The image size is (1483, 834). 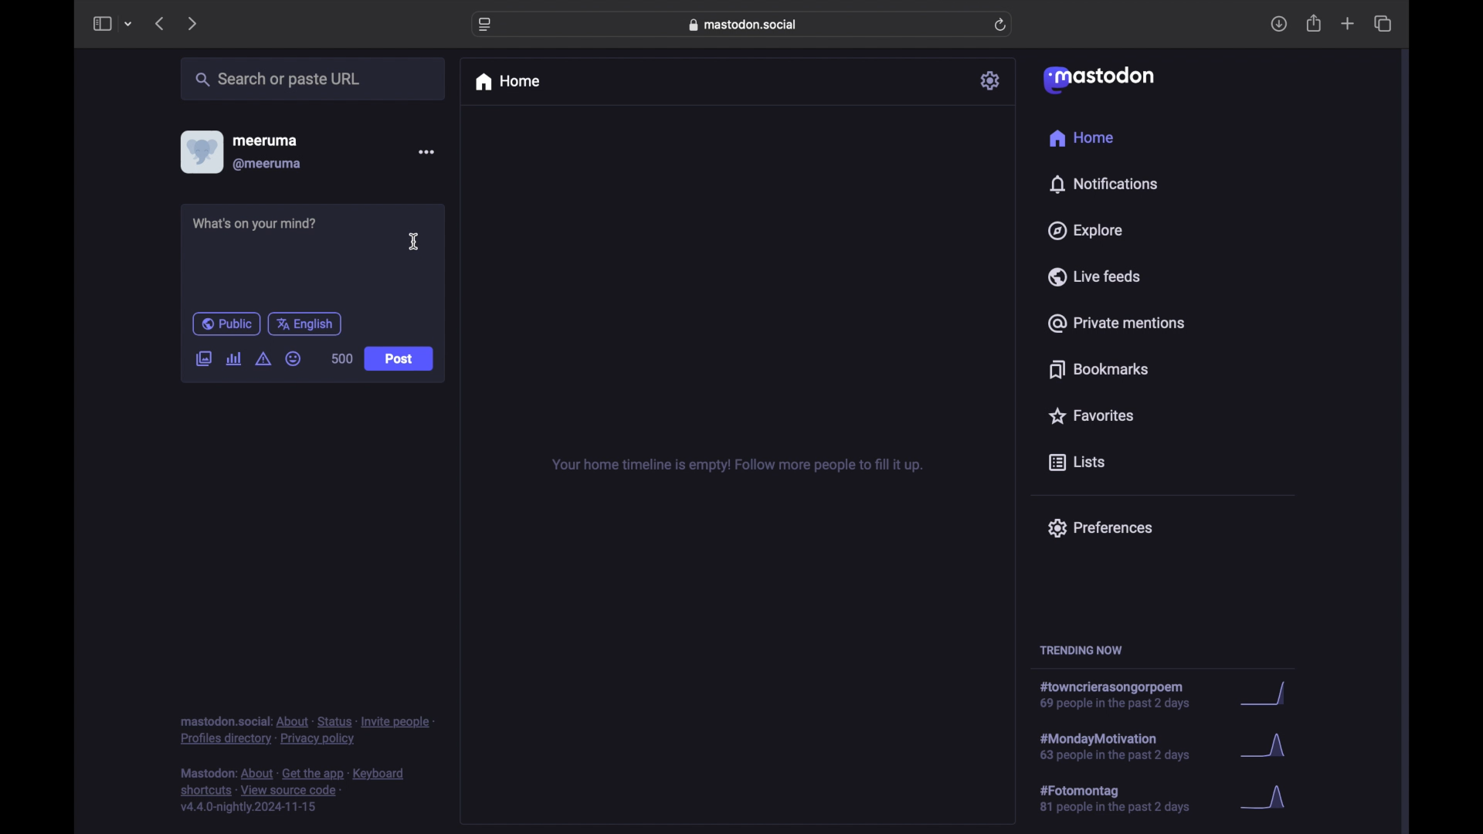 What do you see at coordinates (507, 82) in the screenshot?
I see `home` at bounding box center [507, 82].